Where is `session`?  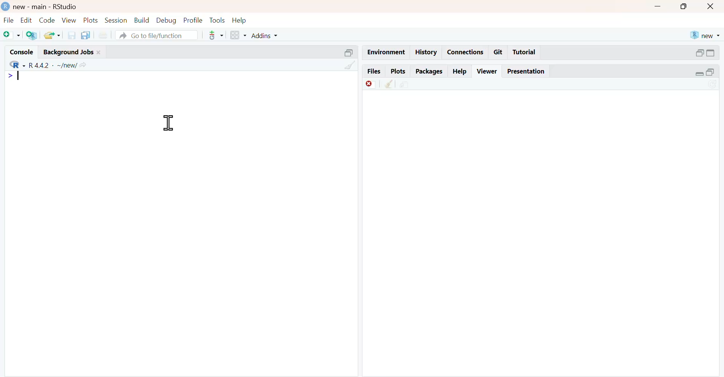
session is located at coordinates (117, 20).